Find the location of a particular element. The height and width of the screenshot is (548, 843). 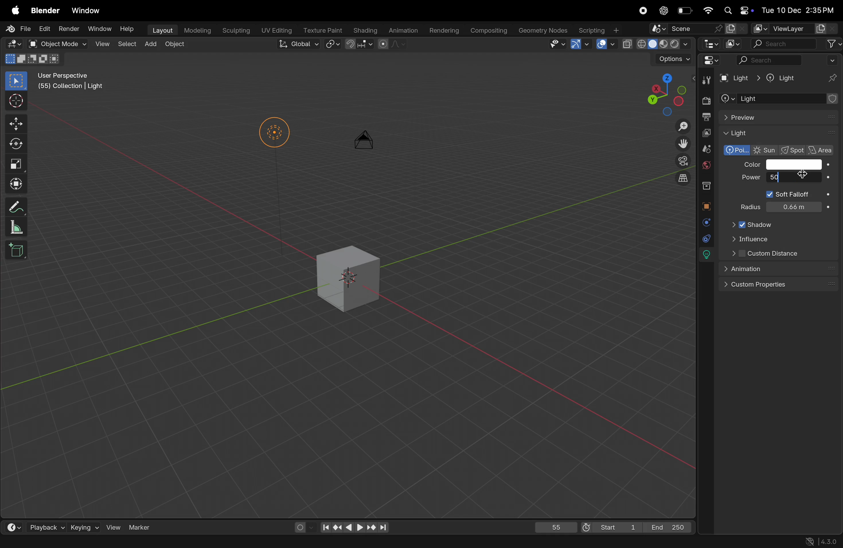

editor type is located at coordinates (710, 44).